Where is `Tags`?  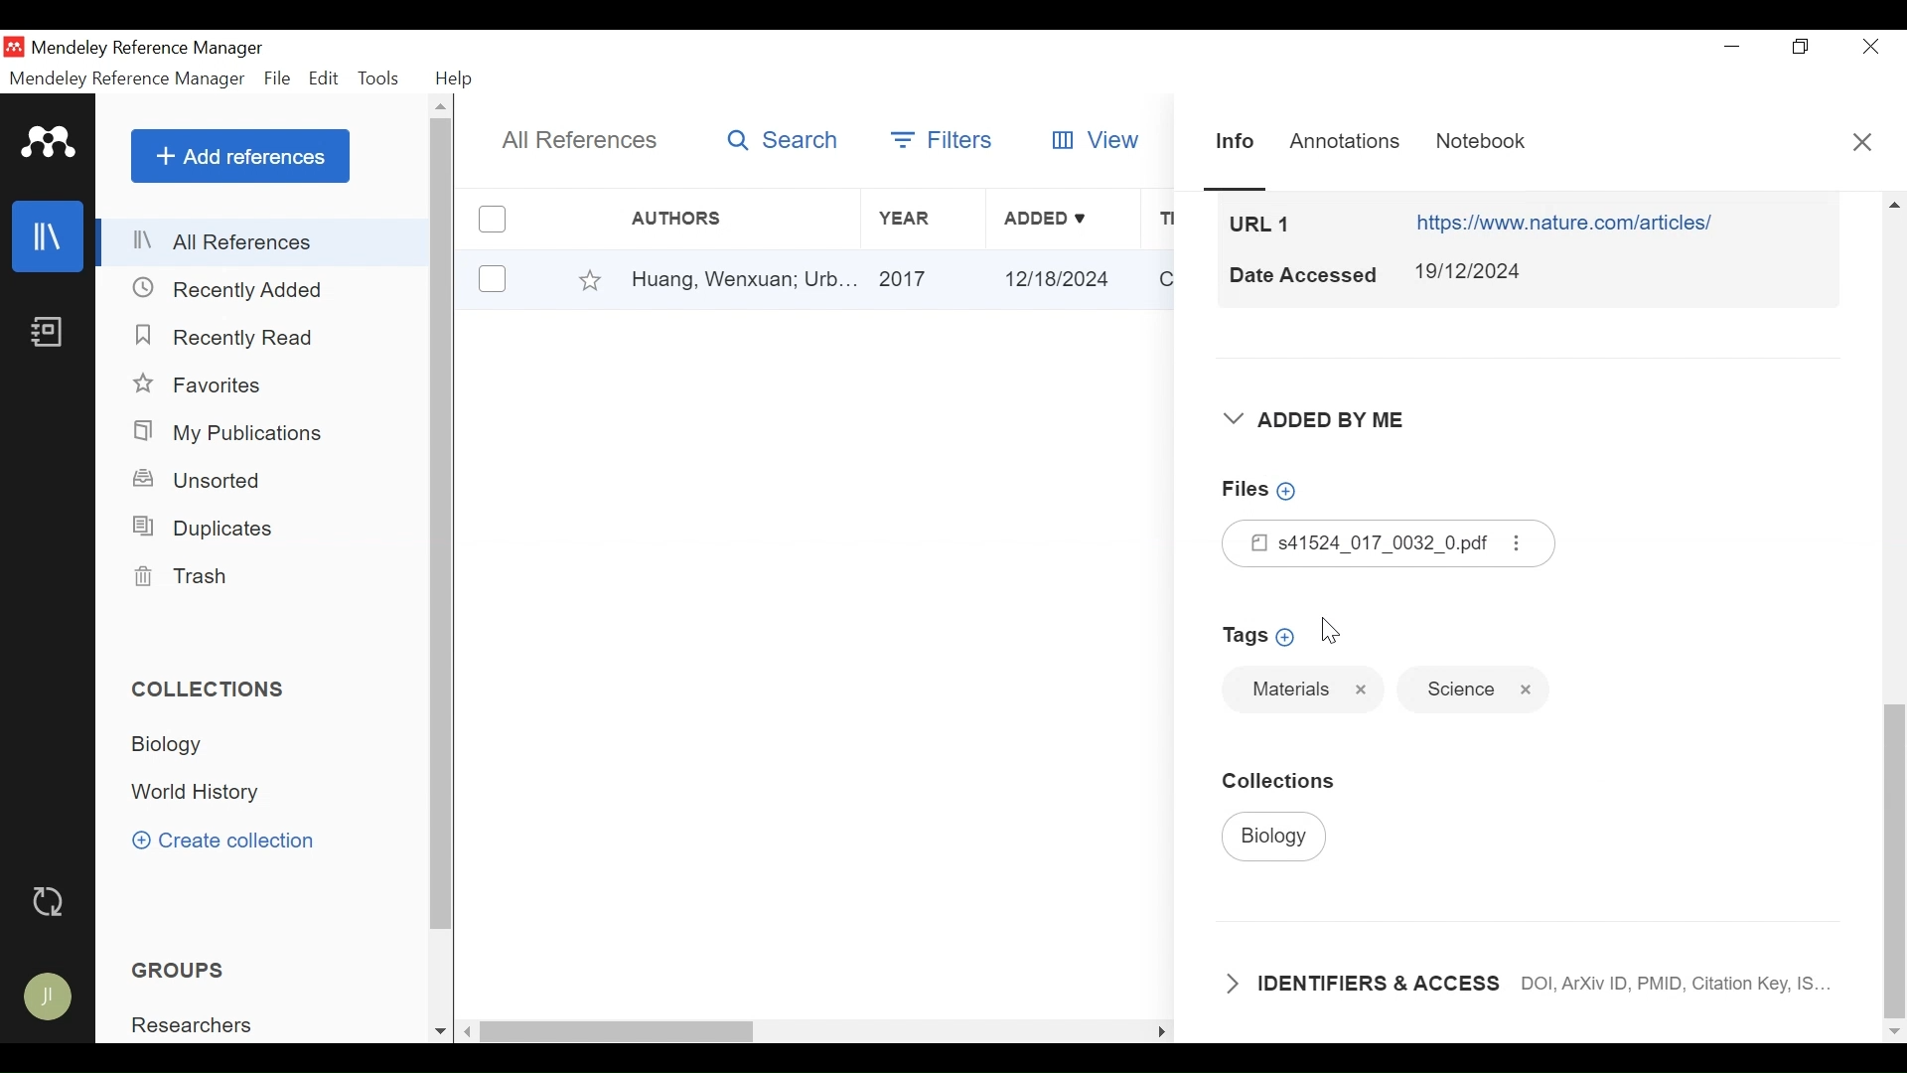 Tags is located at coordinates (1260, 635).